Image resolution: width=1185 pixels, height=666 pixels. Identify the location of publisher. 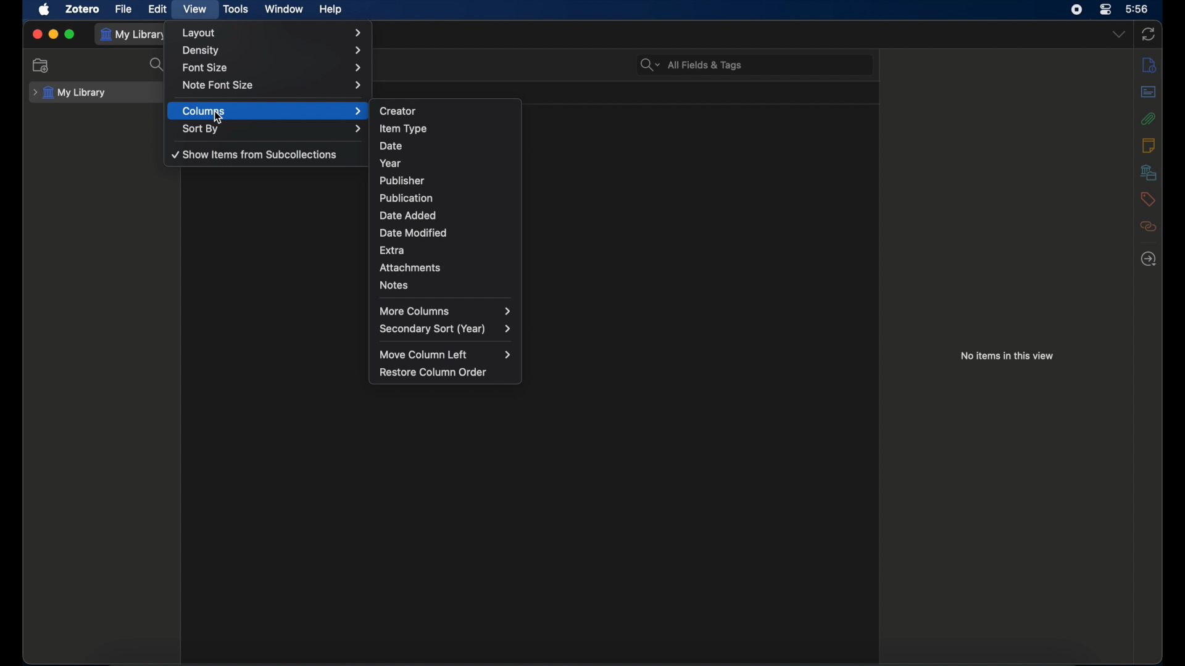
(449, 180).